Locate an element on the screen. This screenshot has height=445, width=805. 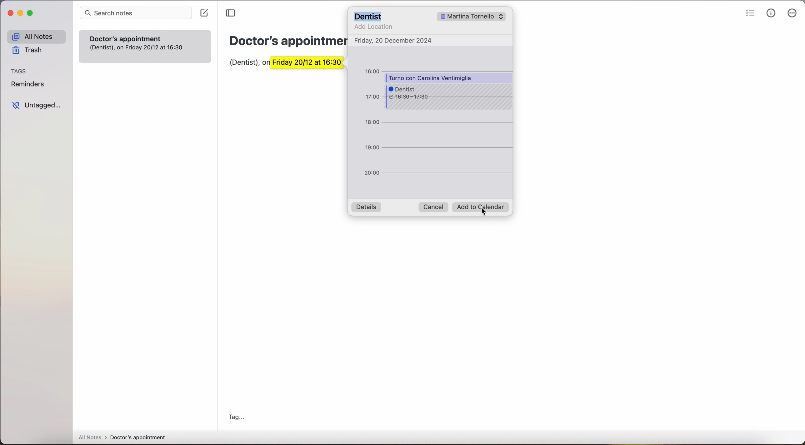
obscure heading is located at coordinates (288, 41).